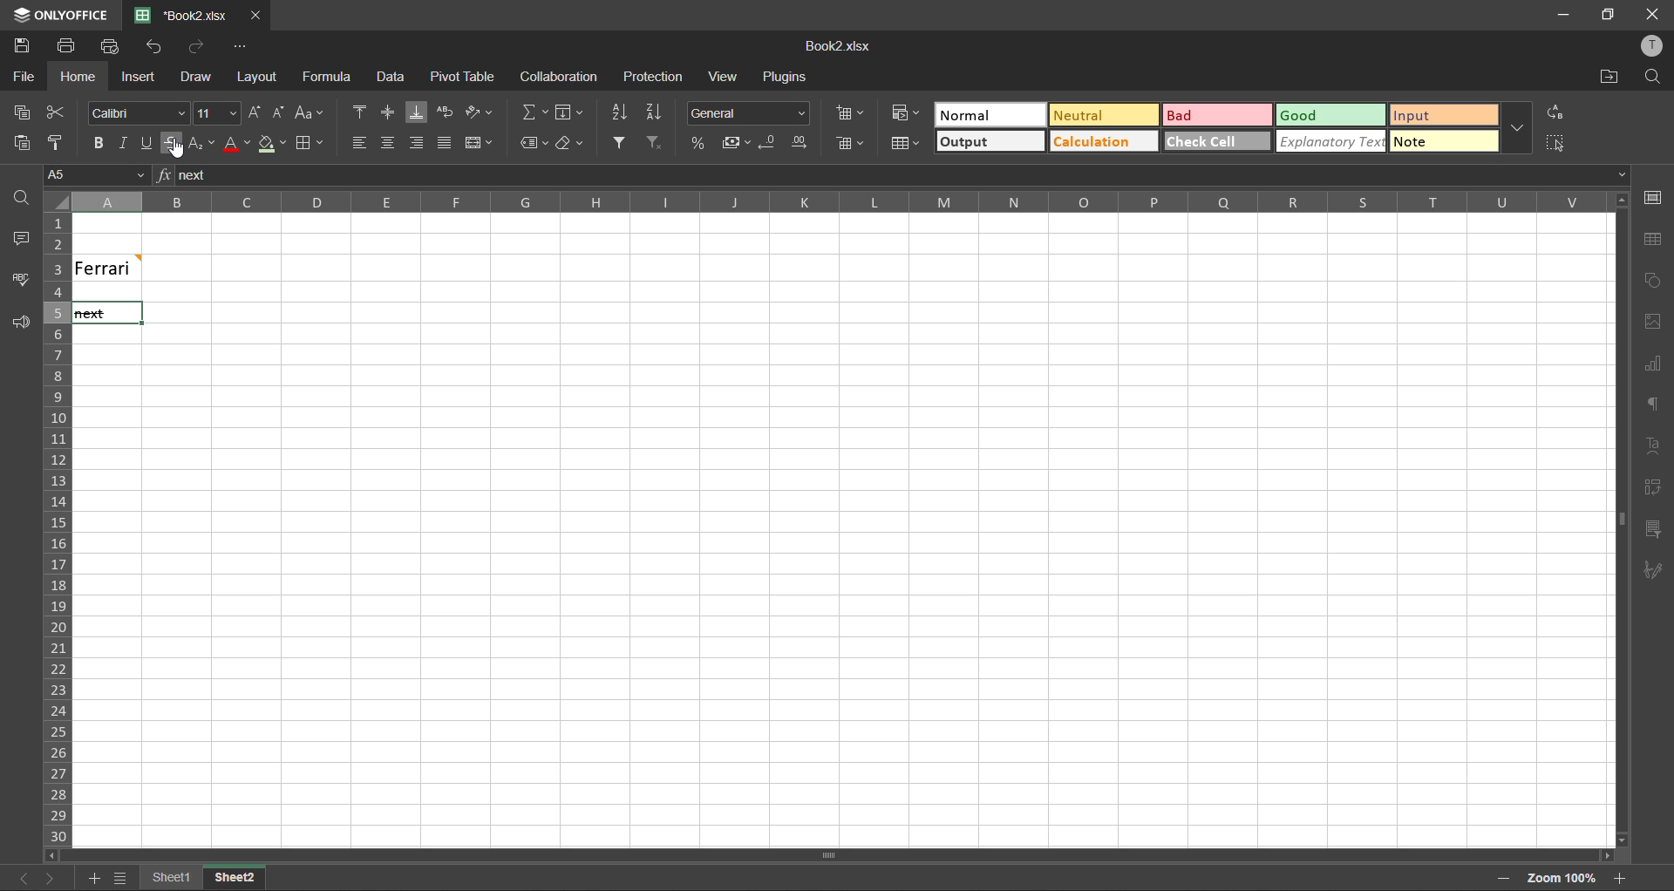  I want to click on signature, so click(1657, 574).